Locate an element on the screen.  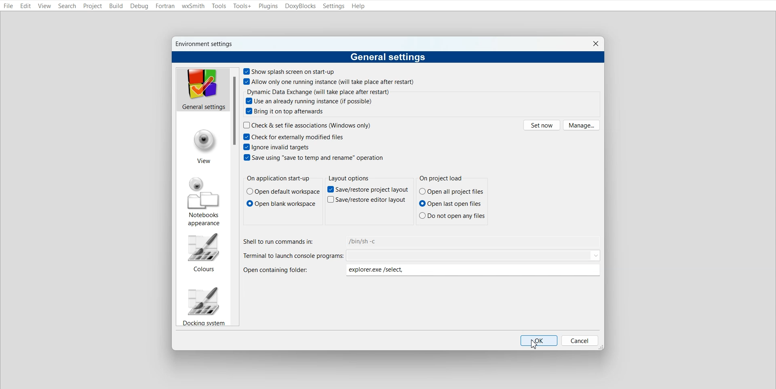
Text is located at coordinates (348, 178).